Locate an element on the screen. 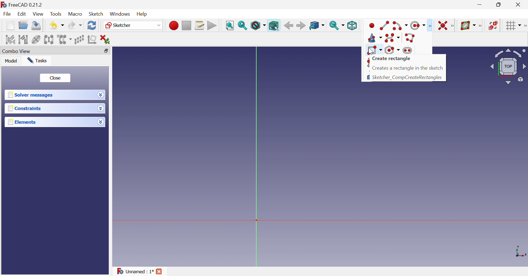 The height and width of the screenshot is (276, 528). Open is located at coordinates (23, 25).